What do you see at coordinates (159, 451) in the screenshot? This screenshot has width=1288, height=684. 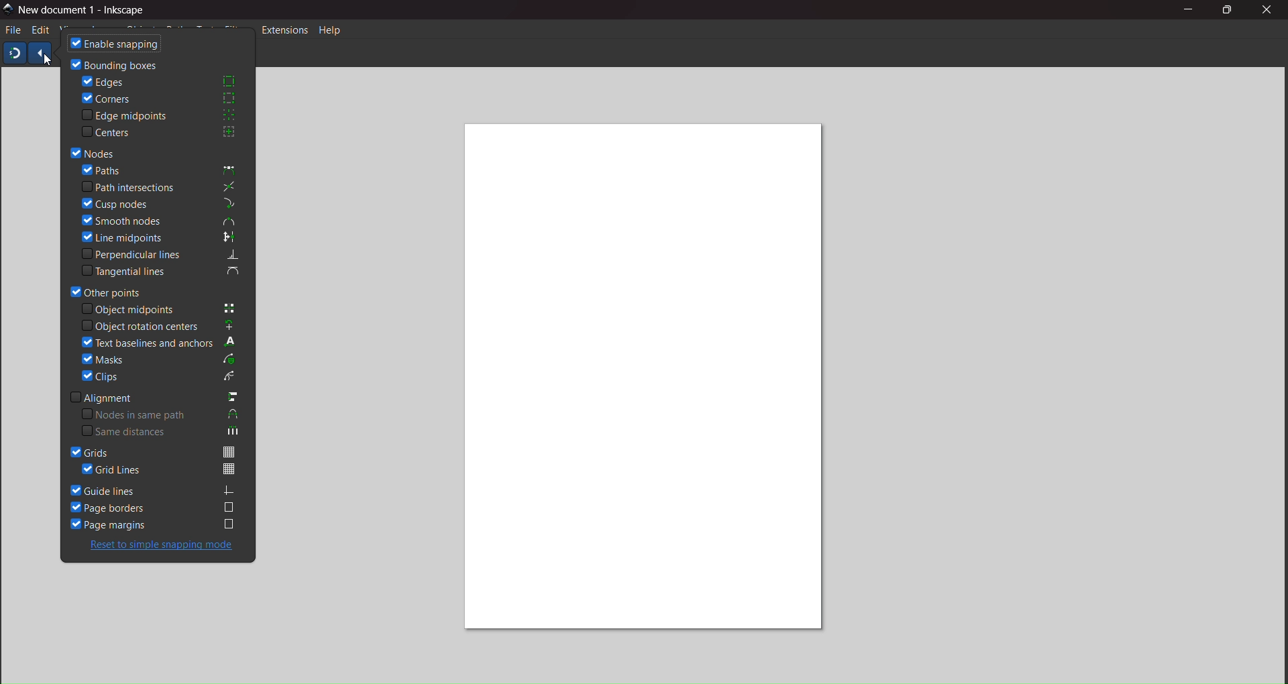 I see `grids` at bounding box center [159, 451].